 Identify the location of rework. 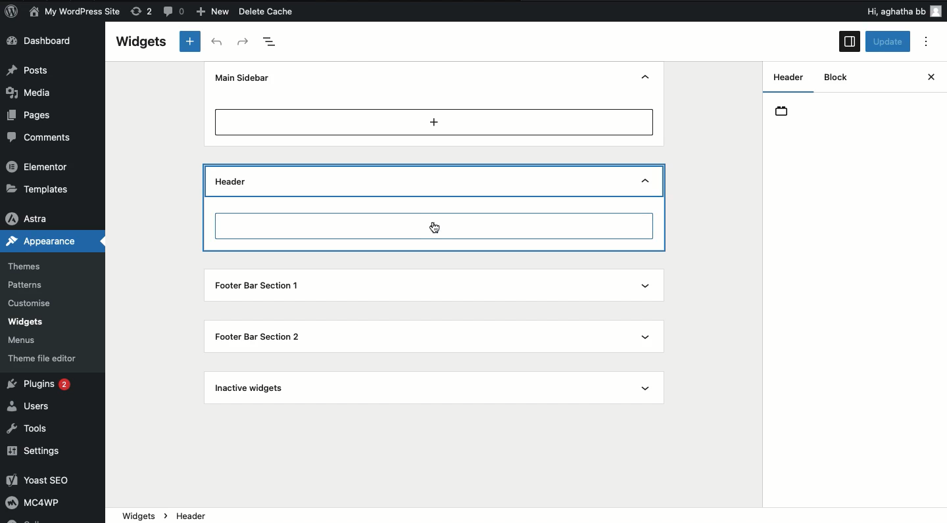
(143, 13).